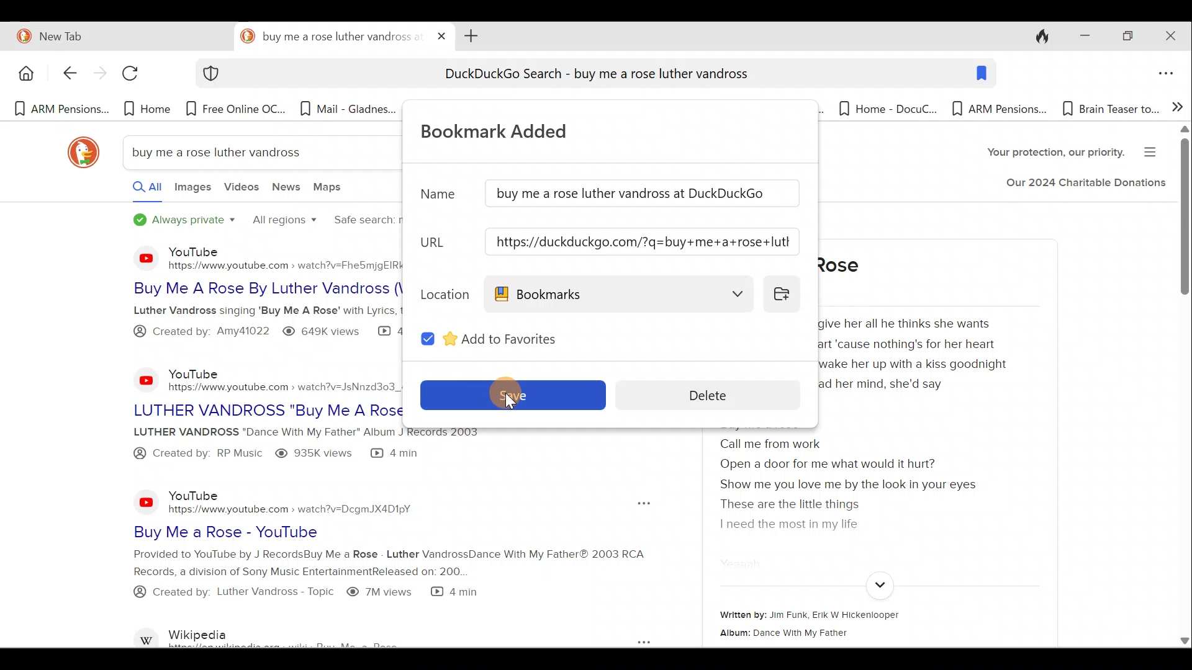 The height and width of the screenshot is (670, 1192). What do you see at coordinates (136, 78) in the screenshot?
I see `Reload` at bounding box center [136, 78].